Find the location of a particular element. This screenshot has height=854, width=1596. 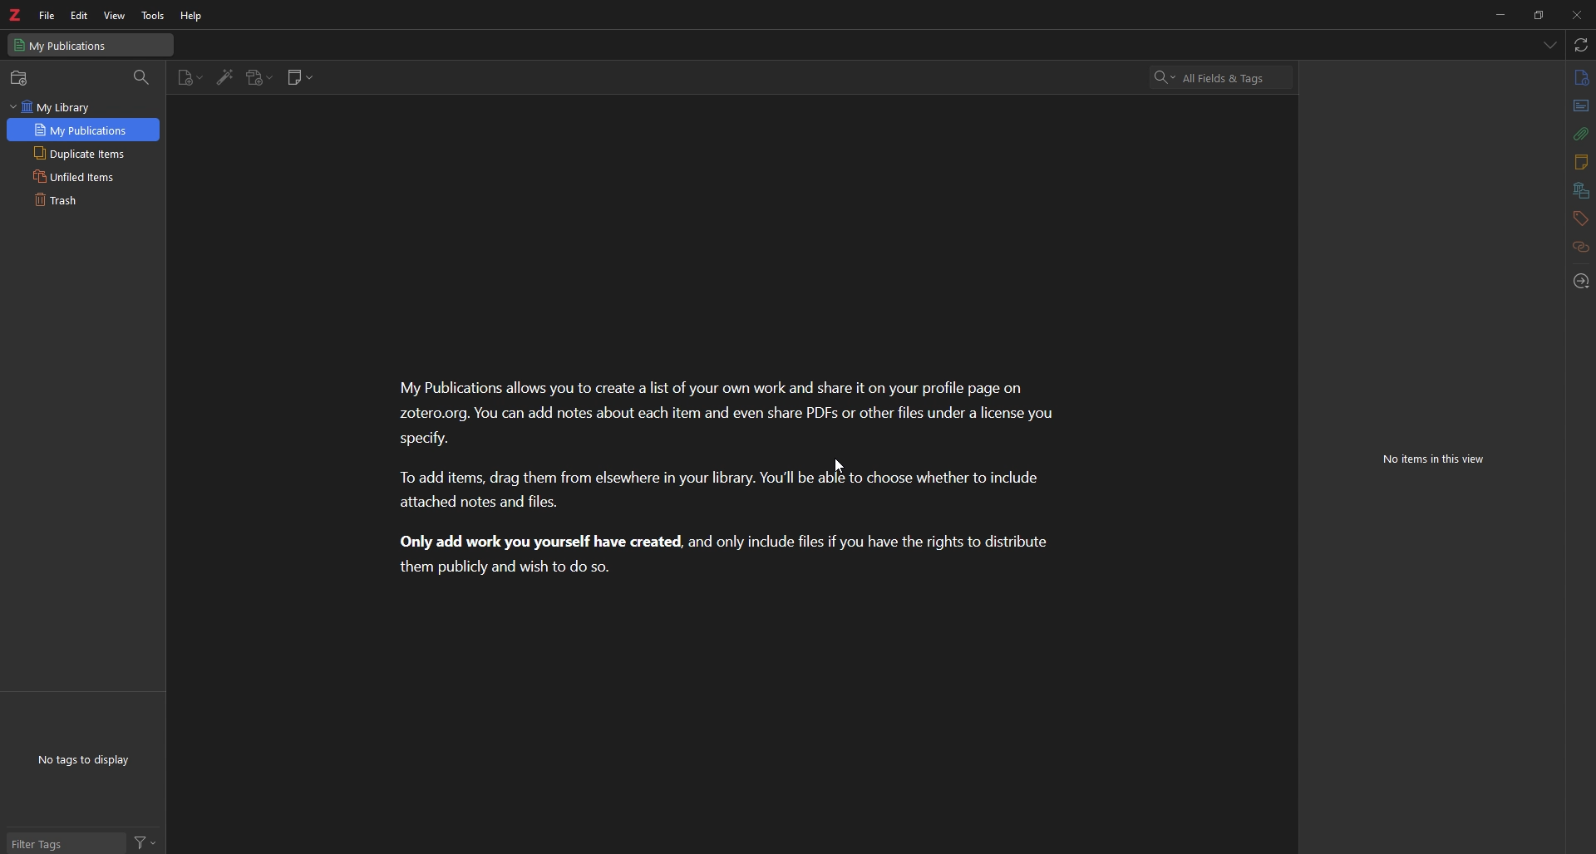

Abstract is located at coordinates (1579, 103).